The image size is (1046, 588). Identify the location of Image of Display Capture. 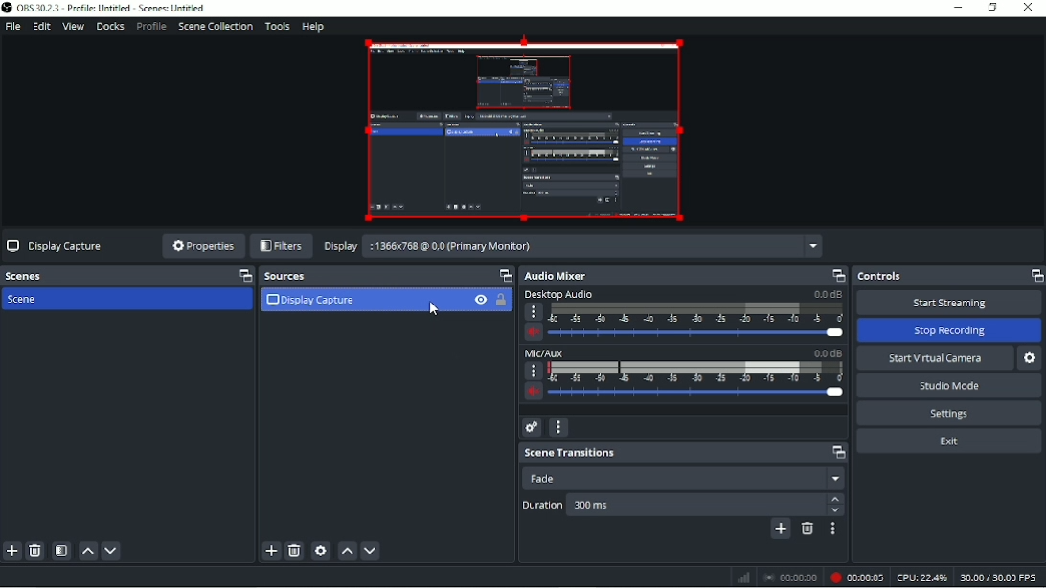
(526, 133).